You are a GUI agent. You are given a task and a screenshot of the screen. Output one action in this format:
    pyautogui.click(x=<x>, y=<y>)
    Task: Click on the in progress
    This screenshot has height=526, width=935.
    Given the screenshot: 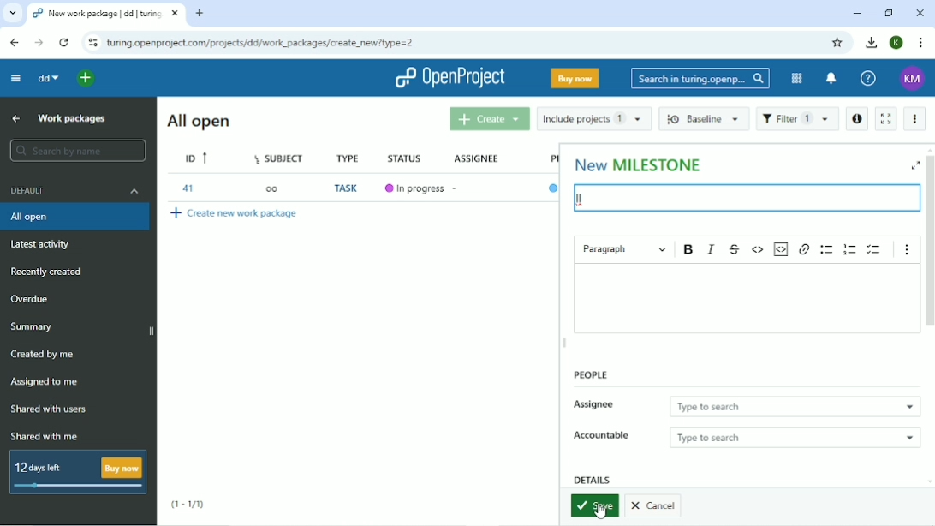 What is the action you would take?
    pyautogui.click(x=424, y=188)
    